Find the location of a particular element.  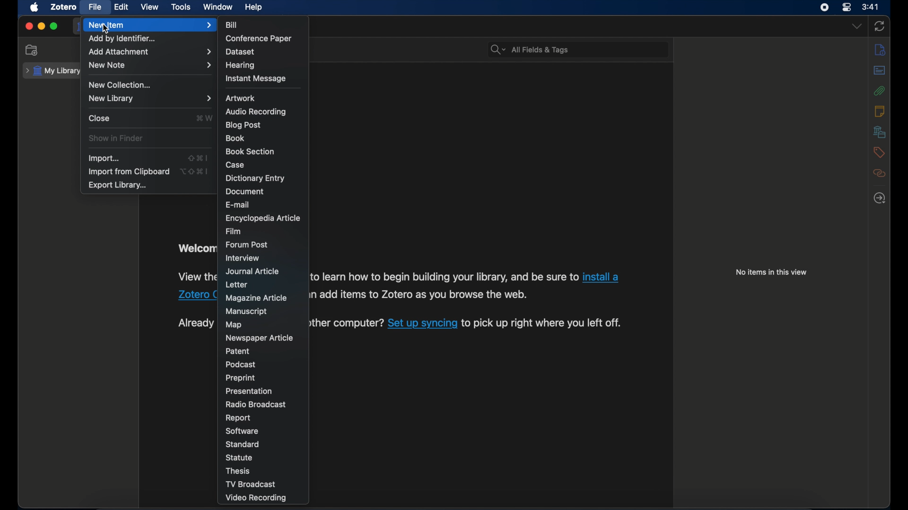

minimize is located at coordinates (42, 26).